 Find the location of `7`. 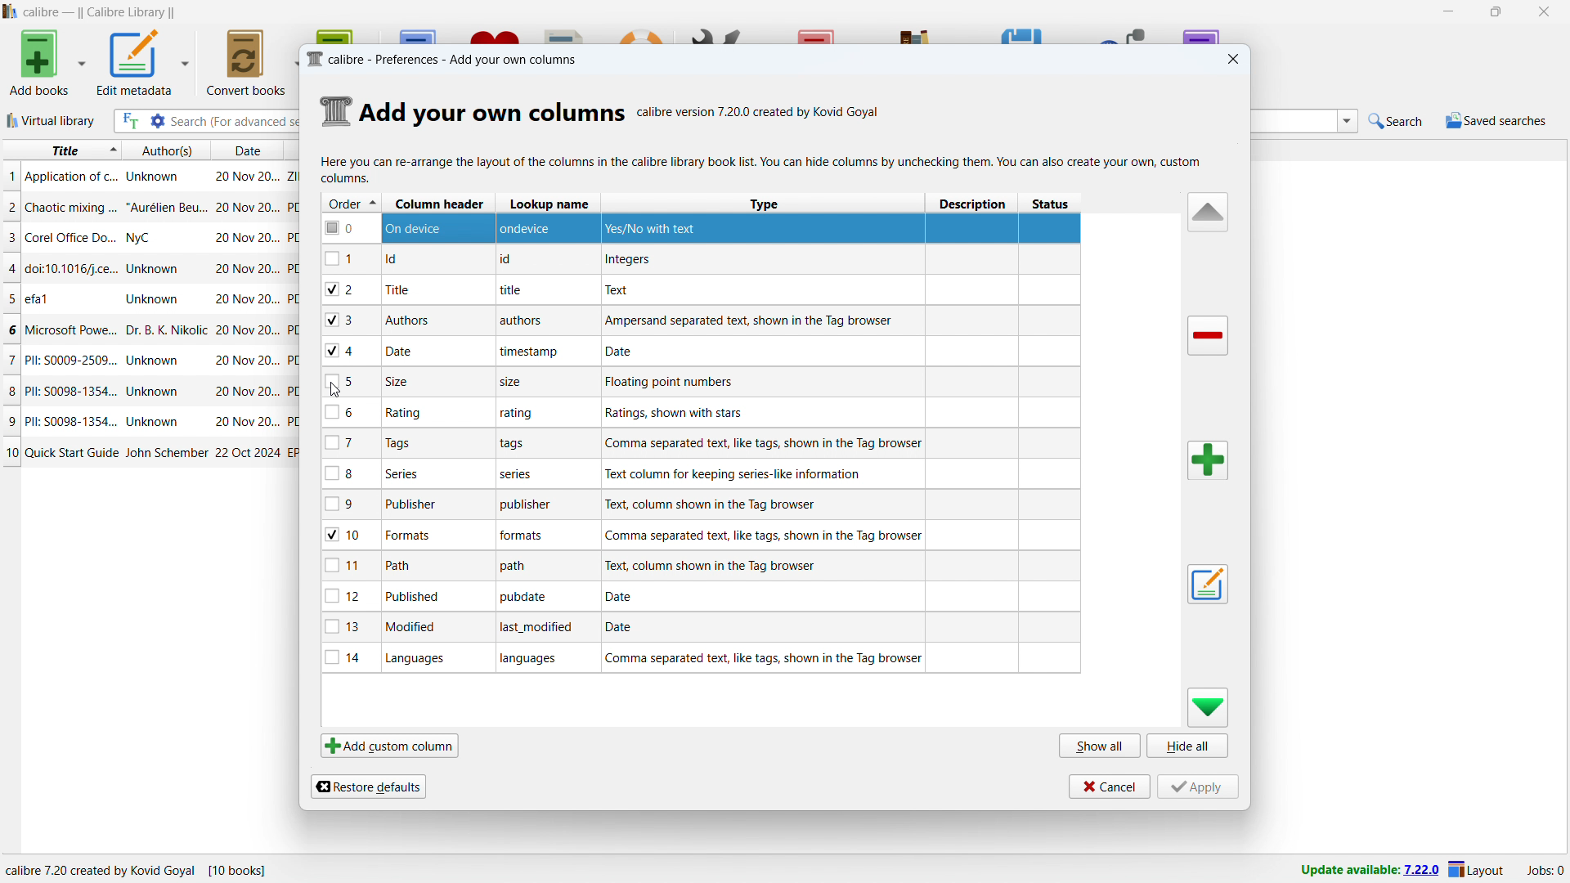

7 is located at coordinates (10, 360).